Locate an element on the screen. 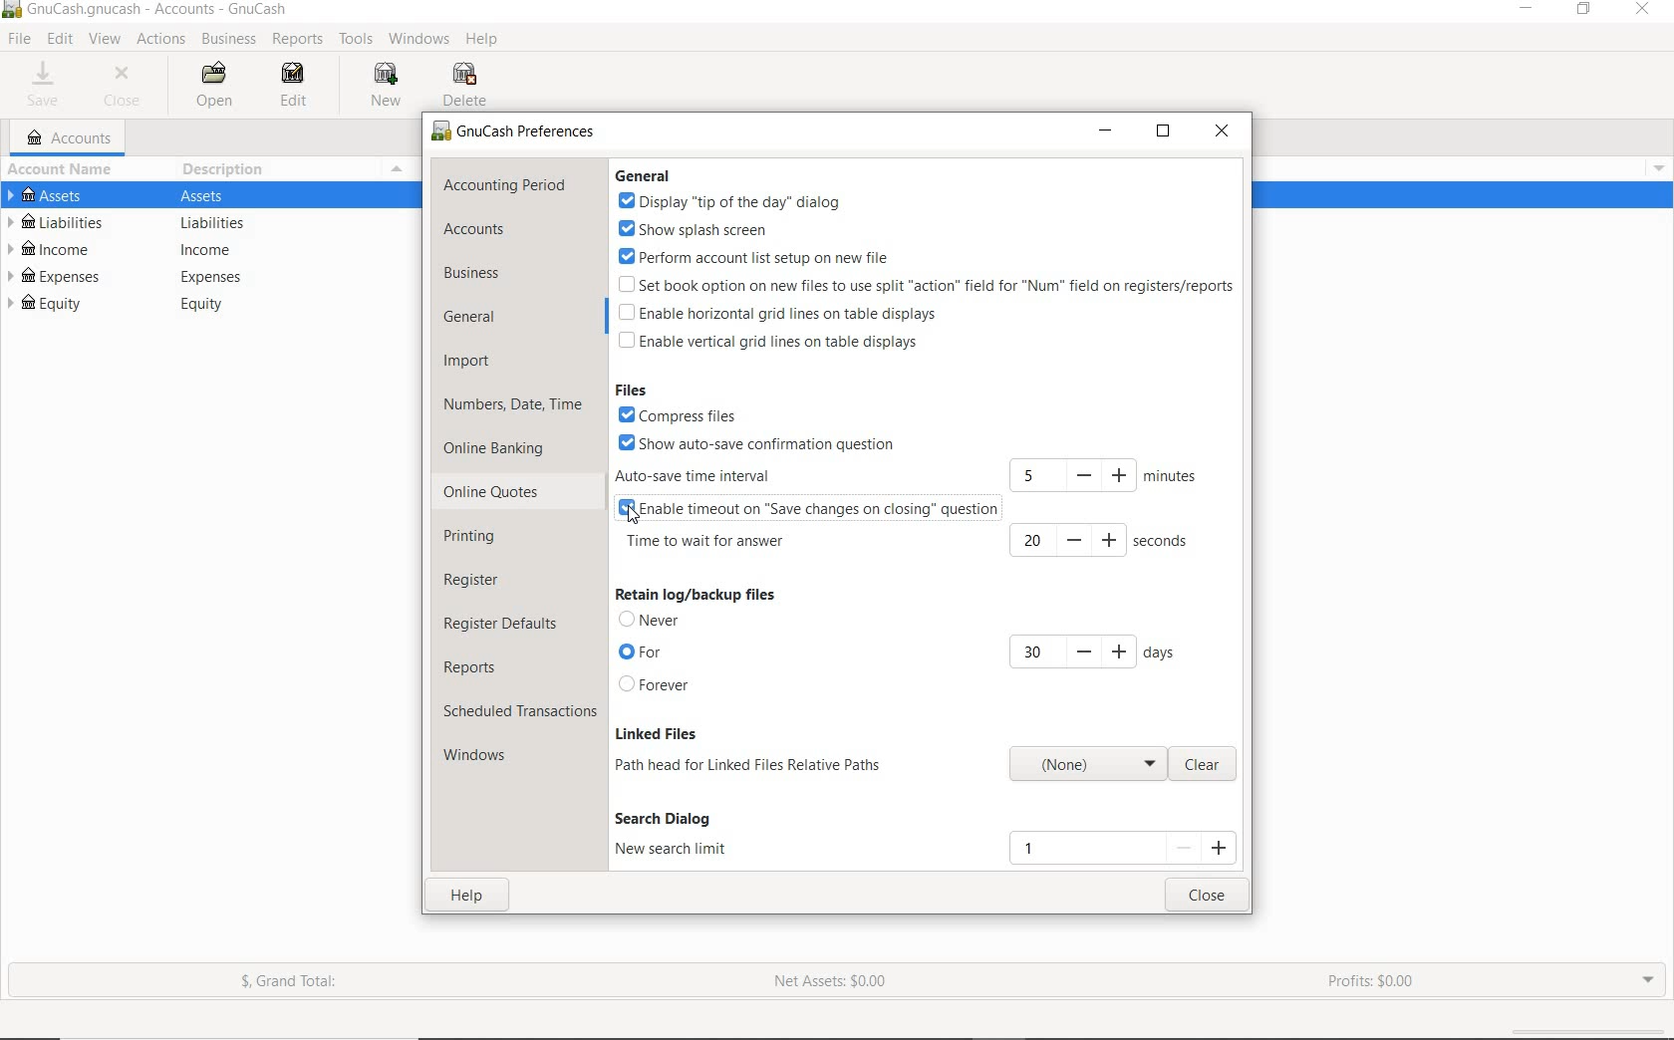  SCHEDULED TRANSACTIONS is located at coordinates (518, 712).